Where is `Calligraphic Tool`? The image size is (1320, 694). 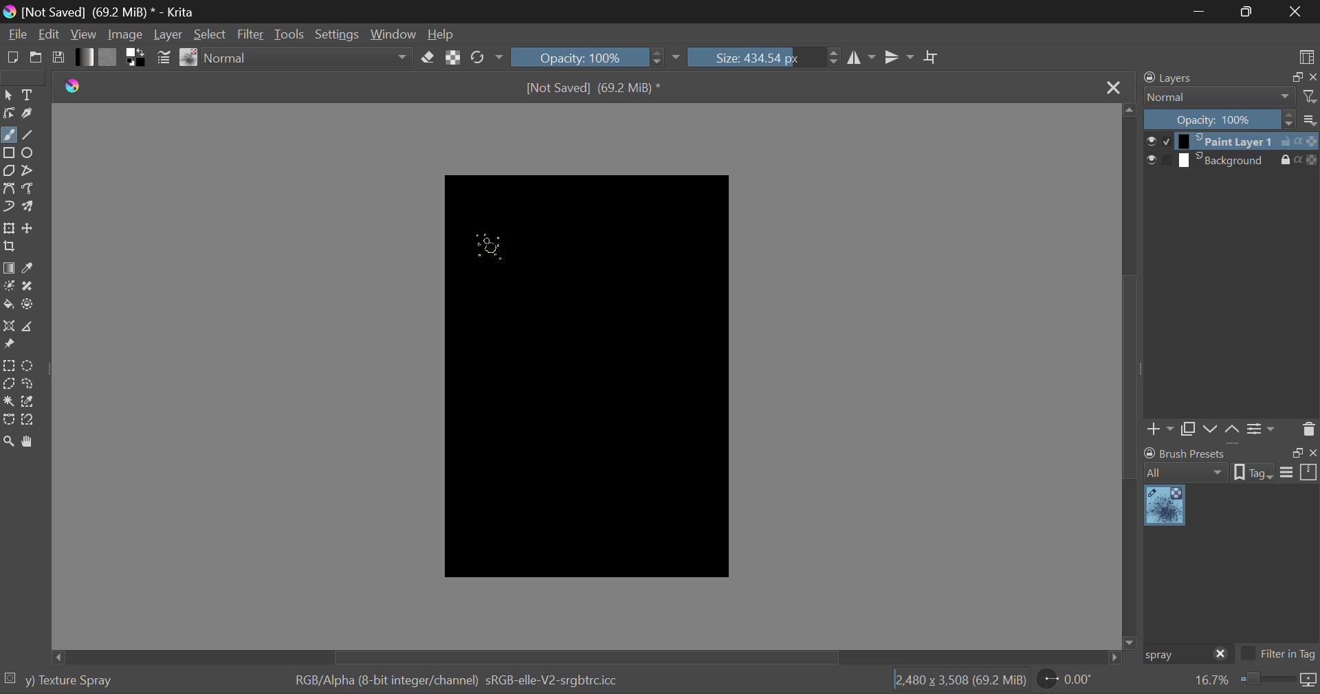
Calligraphic Tool is located at coordinates (30, 113).